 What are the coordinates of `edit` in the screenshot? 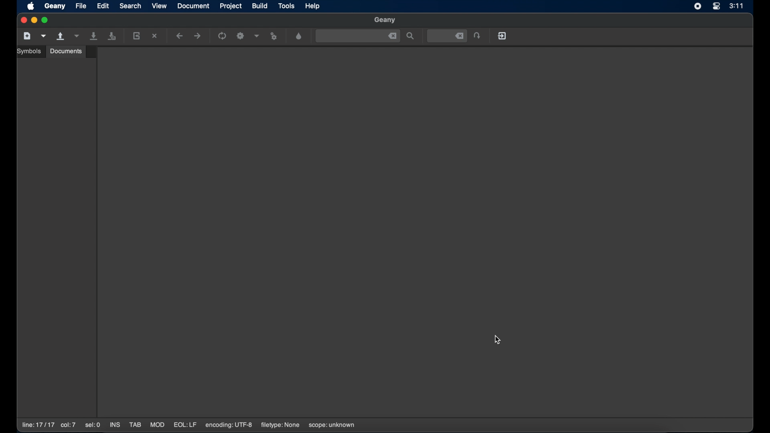 It's located at (103, 6).